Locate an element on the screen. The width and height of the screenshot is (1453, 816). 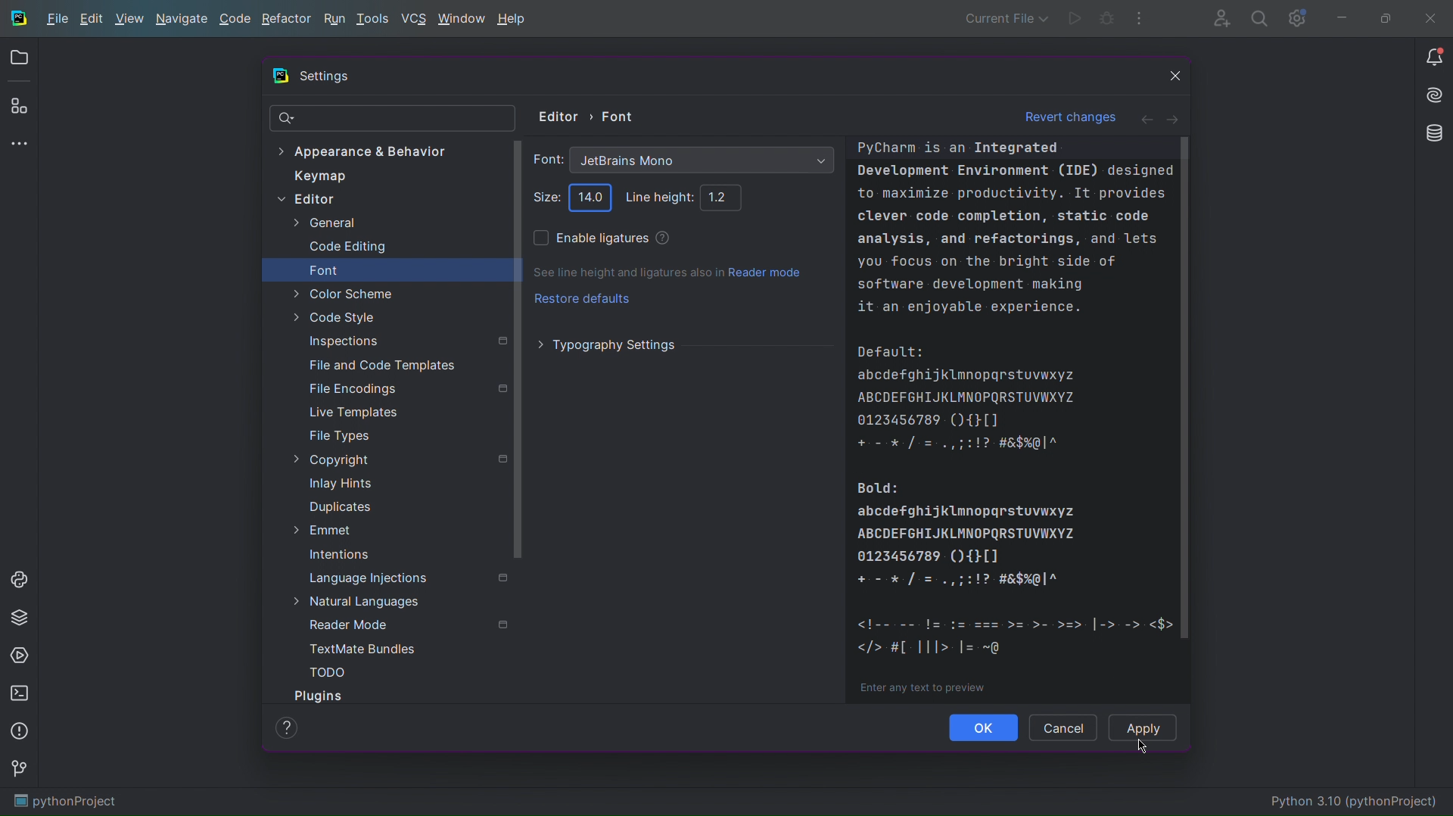
Inlay Hints is located at coordinates (334, 481).